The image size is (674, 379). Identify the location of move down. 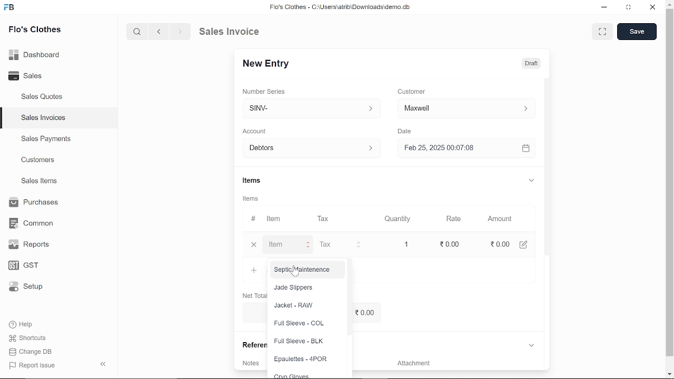
(669, 374).